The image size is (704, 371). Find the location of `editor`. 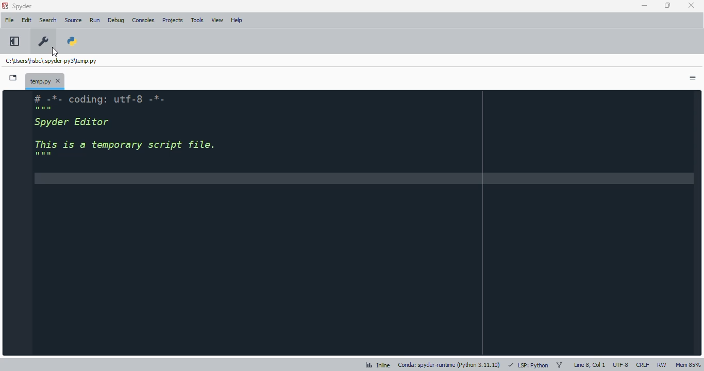

editor is located at coordinates (365, 223).